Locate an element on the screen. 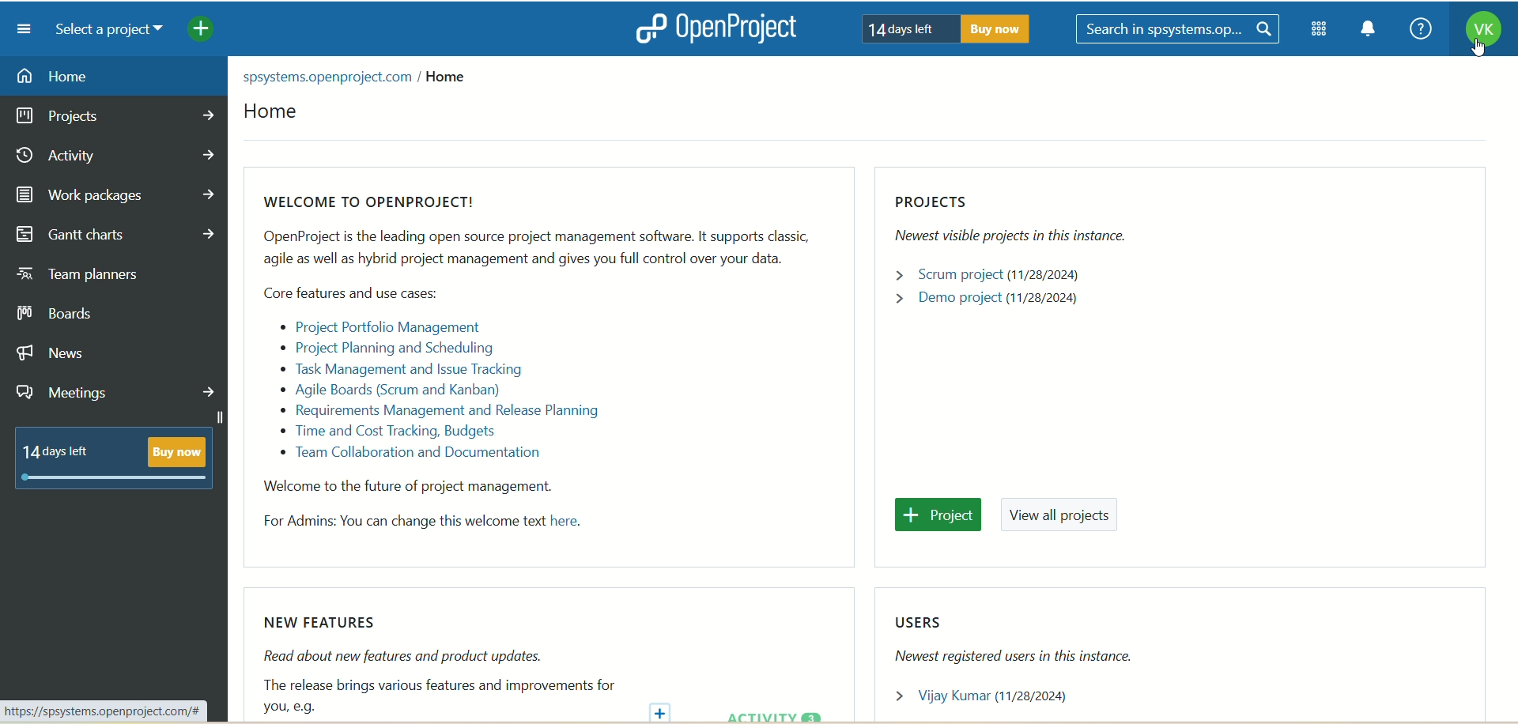 The image size is (1518, 724). view all projects is located at coordinates (1064, 518).